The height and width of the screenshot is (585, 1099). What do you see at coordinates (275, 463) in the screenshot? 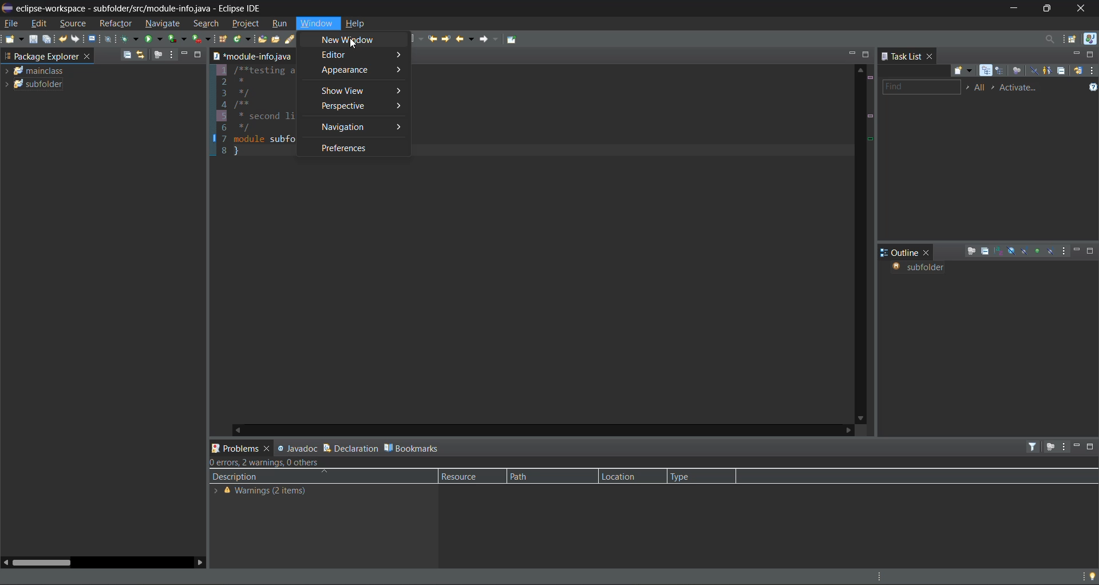
I see `metadata` at bounding box center [275, 463].